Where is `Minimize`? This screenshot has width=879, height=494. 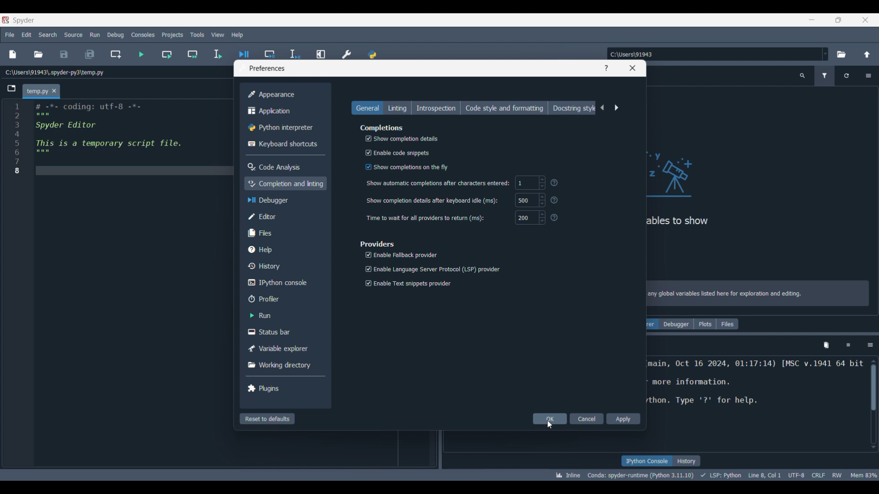 Minimize is located at coordinates (812, 20).